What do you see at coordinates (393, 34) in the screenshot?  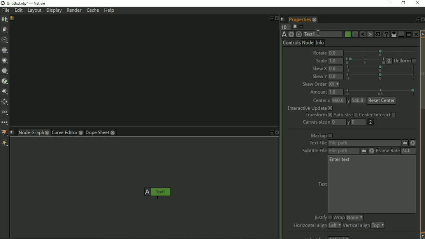 I see `Show/hide all parameters` at bounding box center [393, 34].